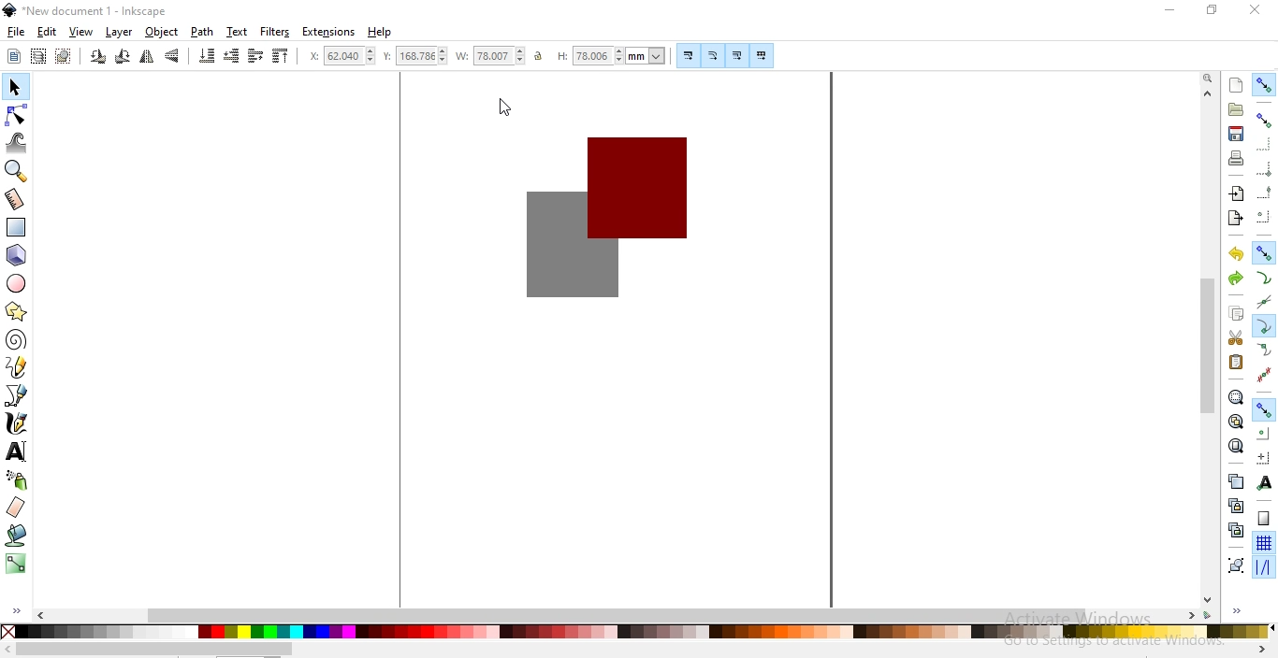  I want to click on select all objects or nodes, so click(15, 55).